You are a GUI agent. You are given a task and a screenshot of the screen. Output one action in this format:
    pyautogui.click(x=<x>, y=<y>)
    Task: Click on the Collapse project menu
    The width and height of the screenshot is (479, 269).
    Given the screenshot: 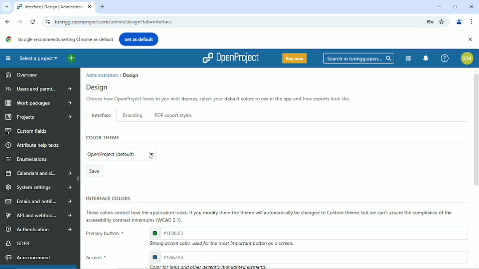 What is the action you would take?
    pyautogui.click(x=8, y=58)
    